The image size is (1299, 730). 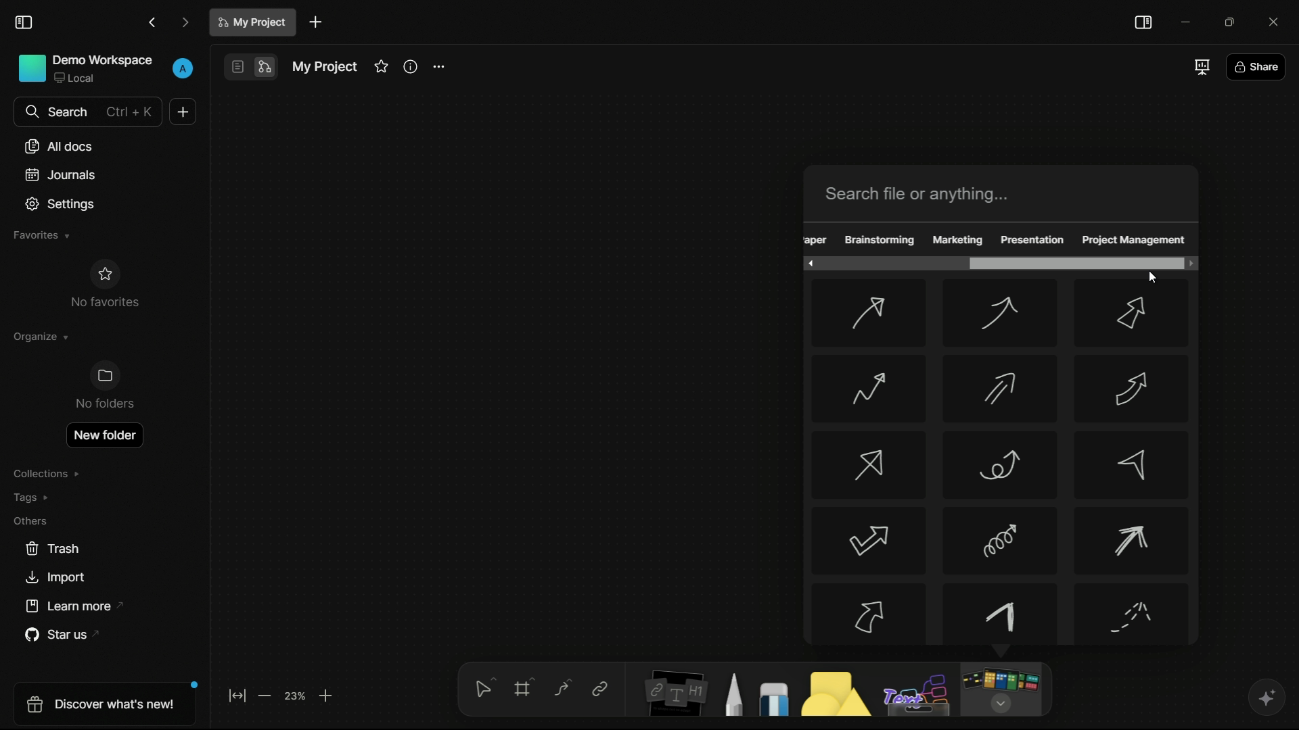 What do you see at coordinates (104, 385) in the screenshot?
I see `no folders` at bounding box center [104, 385].